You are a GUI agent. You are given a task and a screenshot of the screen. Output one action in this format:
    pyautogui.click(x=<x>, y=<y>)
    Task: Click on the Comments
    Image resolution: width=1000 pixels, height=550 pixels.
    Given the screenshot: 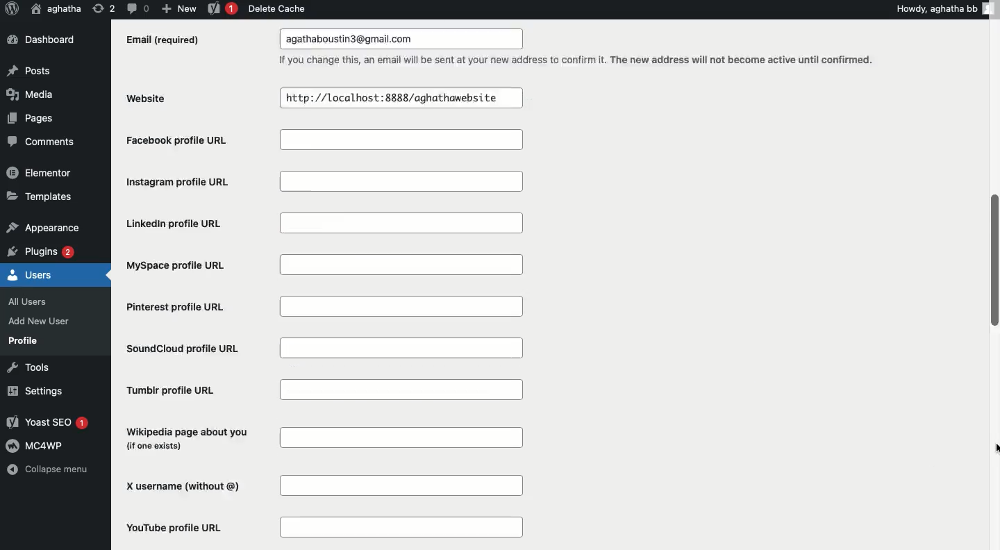 What is the action you would take?
    pyautogui.click(x=42, y=142)
    